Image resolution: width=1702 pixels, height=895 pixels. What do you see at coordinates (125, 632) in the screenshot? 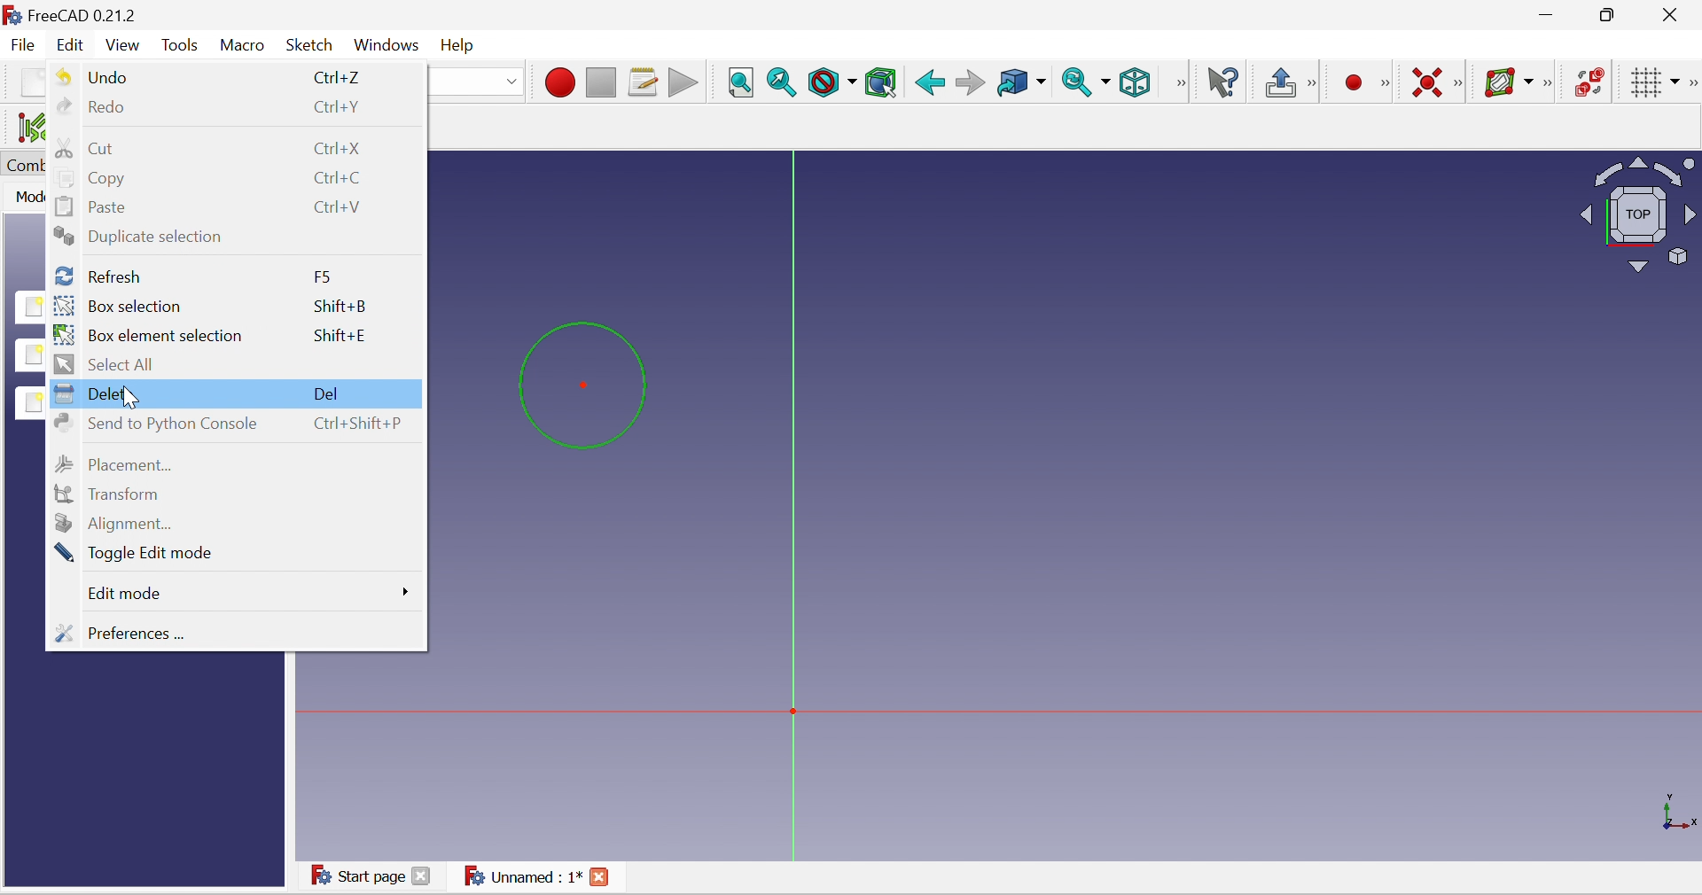
I see `Preferences` at bounding box center [125, 632].